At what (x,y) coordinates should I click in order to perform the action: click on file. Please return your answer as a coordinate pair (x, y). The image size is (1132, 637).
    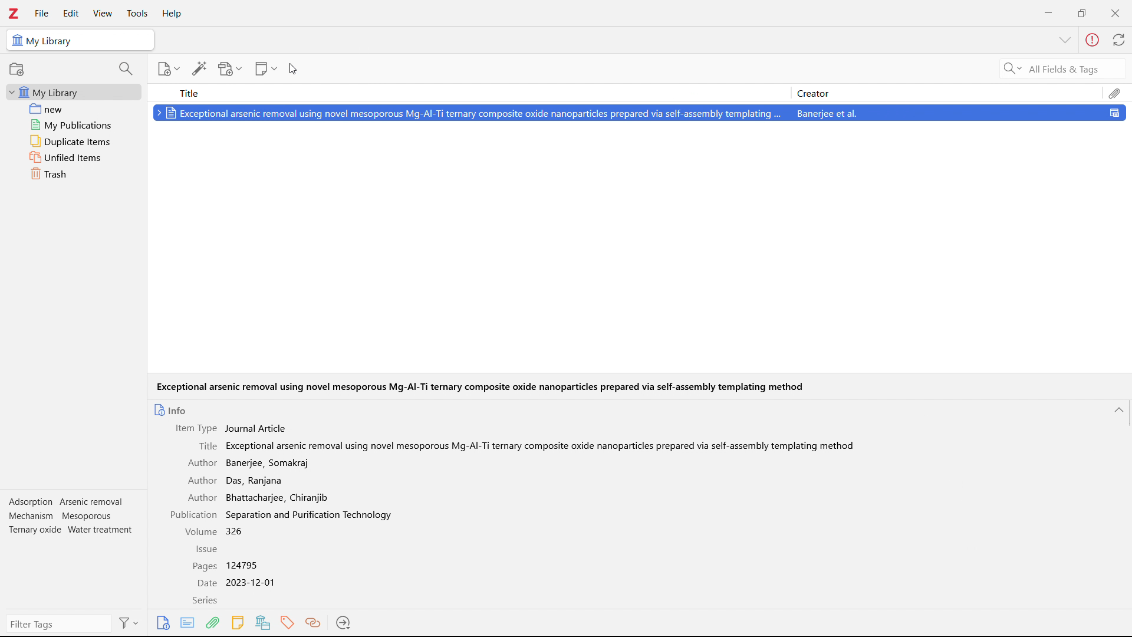
    Looking at the image, I should click on (42, 13).